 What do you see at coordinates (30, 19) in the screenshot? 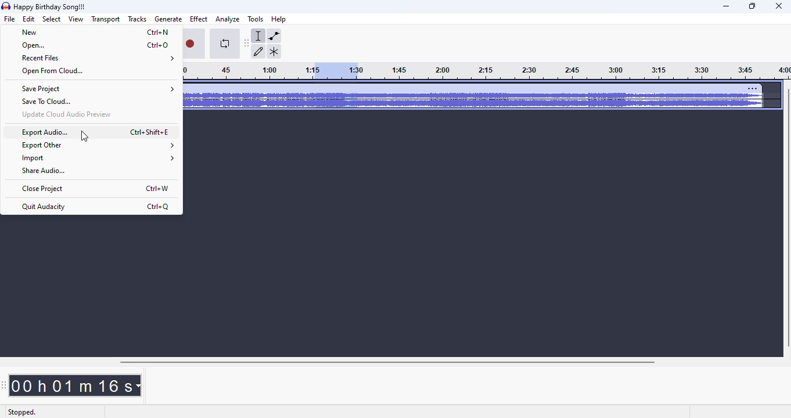
I see `edit` at bounding box center [30, 19].